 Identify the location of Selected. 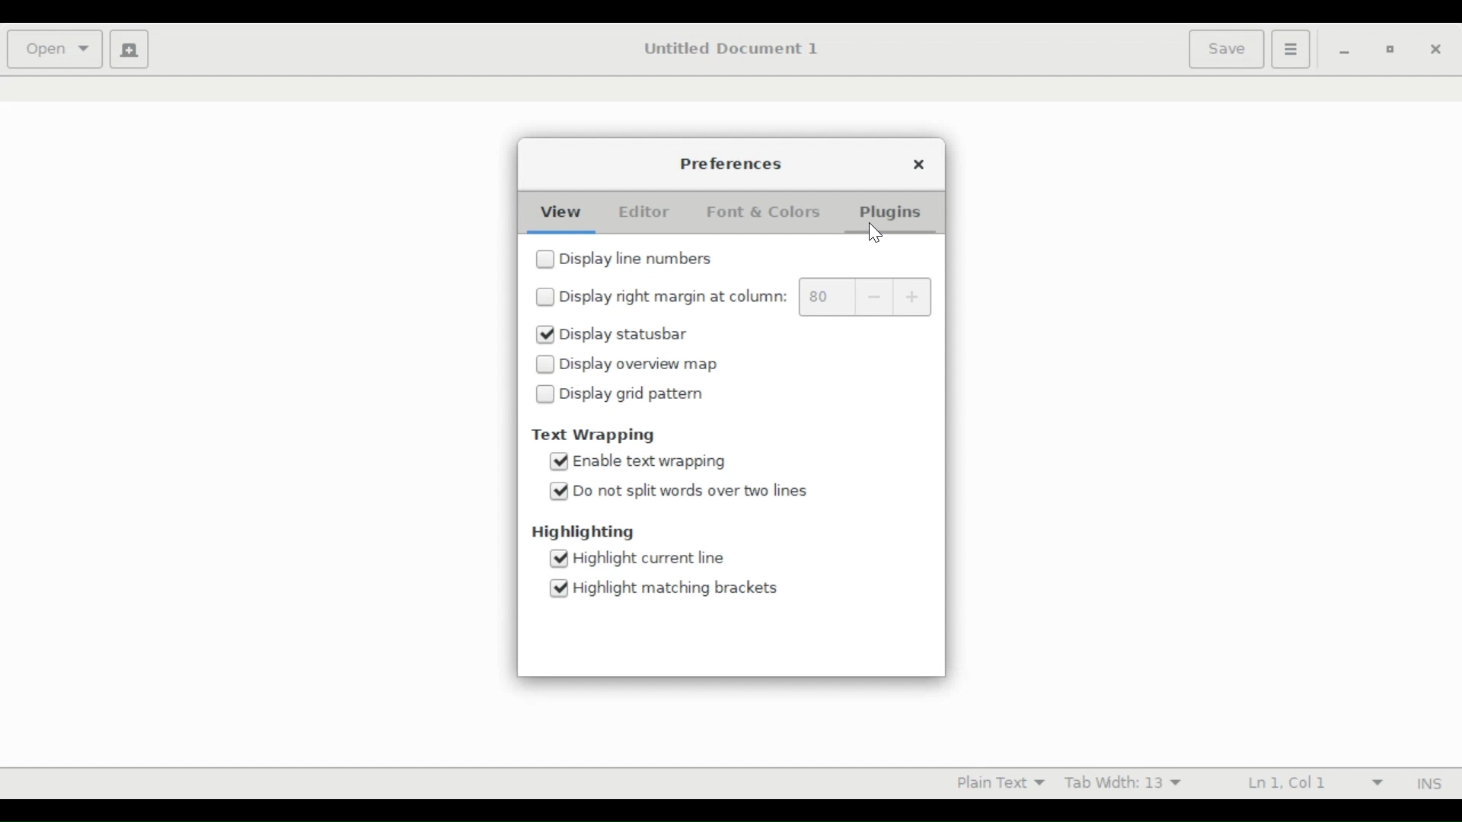
(544, 335).